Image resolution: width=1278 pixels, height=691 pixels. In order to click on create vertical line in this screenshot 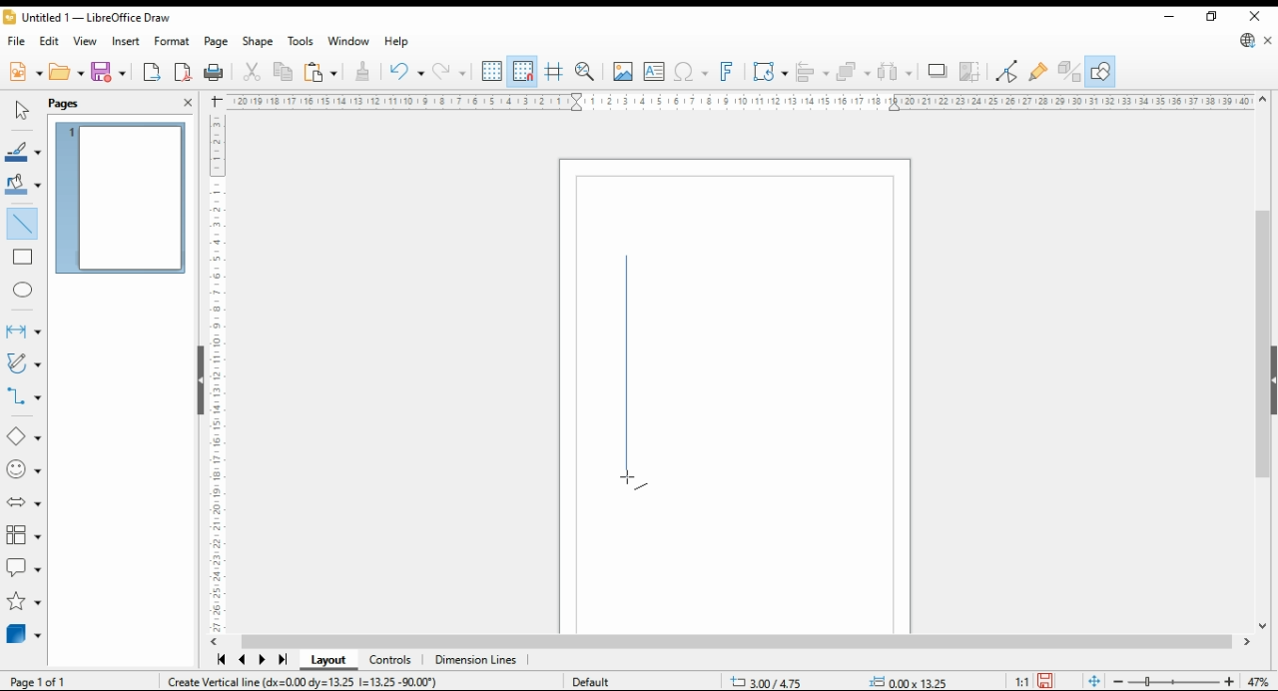, I will do `click(314, 683)`.